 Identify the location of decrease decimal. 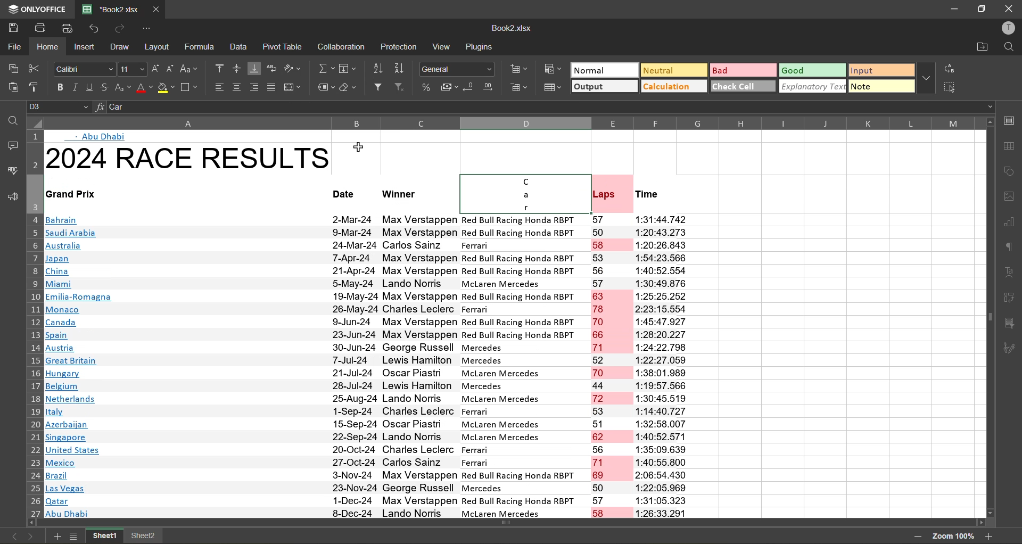
(469, 88).